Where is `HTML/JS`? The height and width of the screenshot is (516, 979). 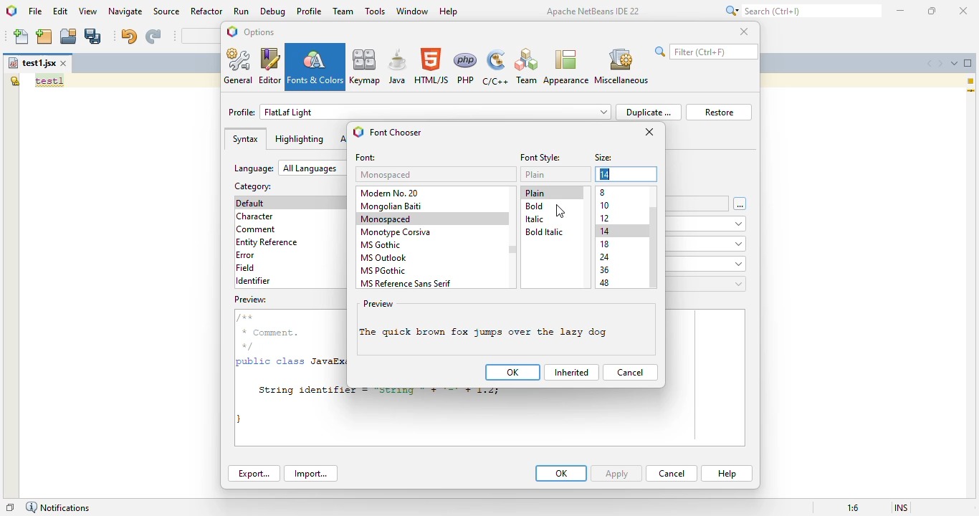 HTML/JS is located at coordinates (432, 66).